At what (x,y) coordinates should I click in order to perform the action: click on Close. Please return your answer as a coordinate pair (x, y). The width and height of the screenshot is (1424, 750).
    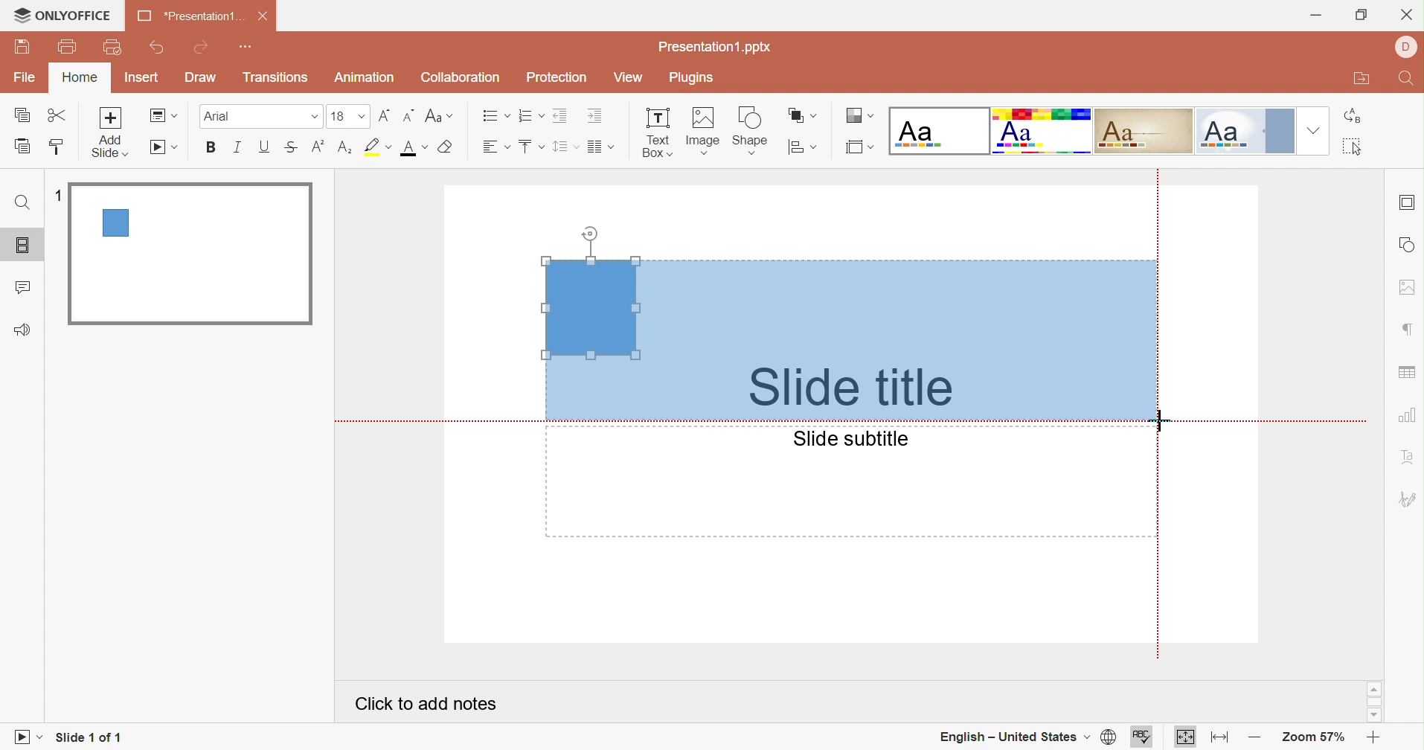
    Looking at the image, I should click on (263, 16).